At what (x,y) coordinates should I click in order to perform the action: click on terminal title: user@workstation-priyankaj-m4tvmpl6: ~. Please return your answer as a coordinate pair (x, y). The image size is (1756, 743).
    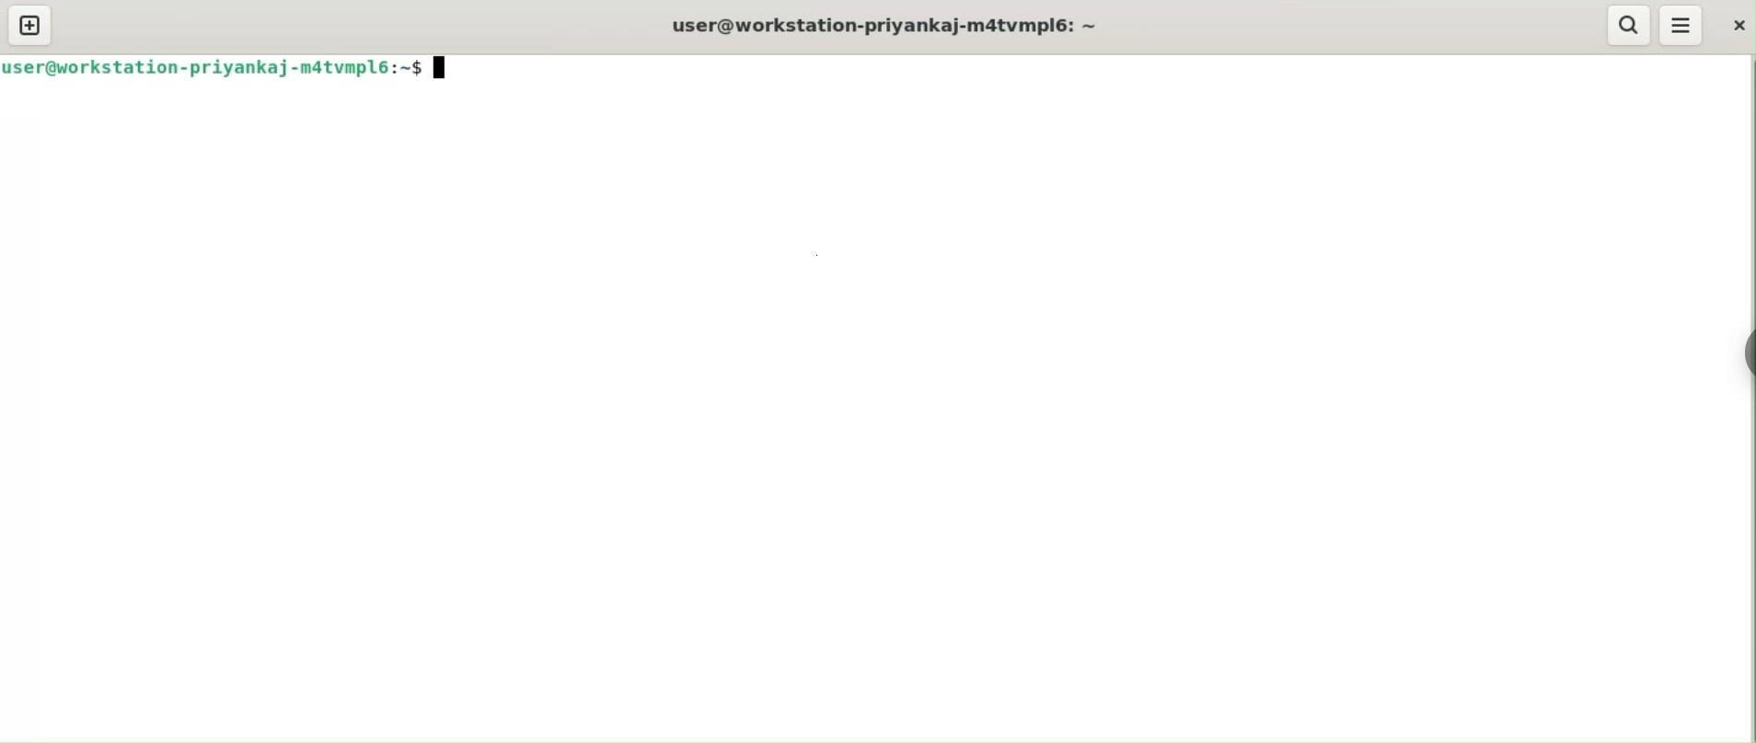
    Looking at the image, I should click on (888, 23).